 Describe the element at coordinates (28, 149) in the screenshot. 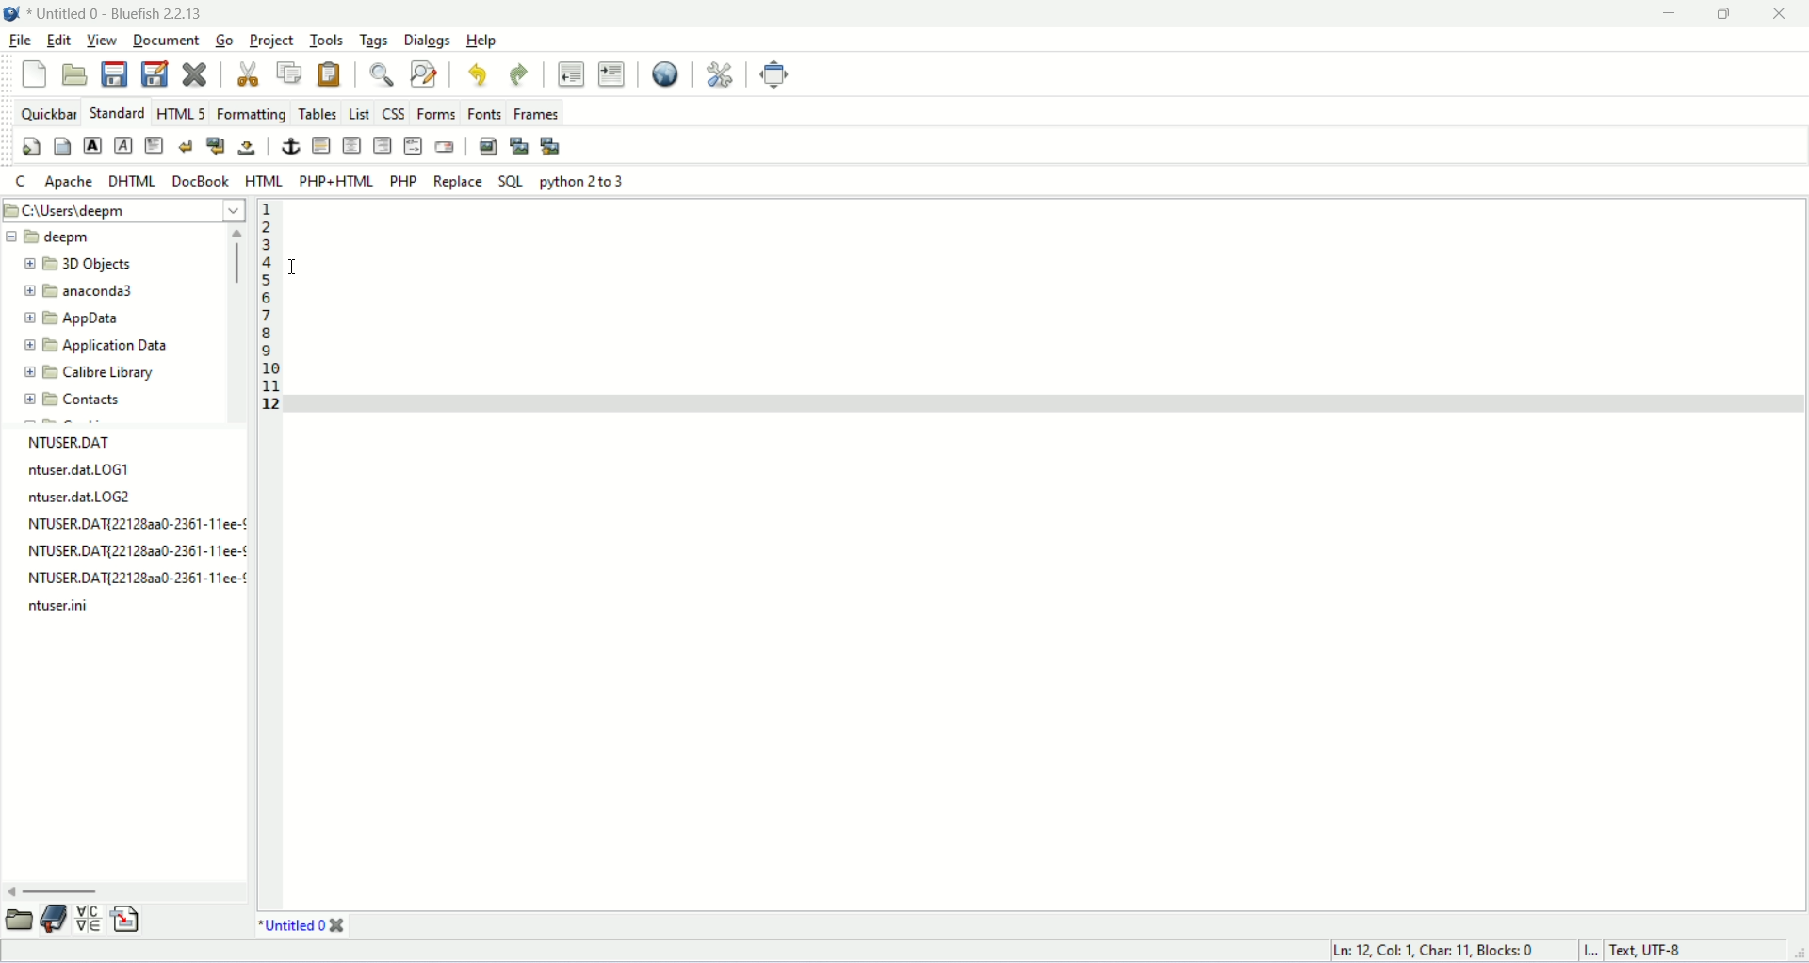

I see `quickstart` at that location.